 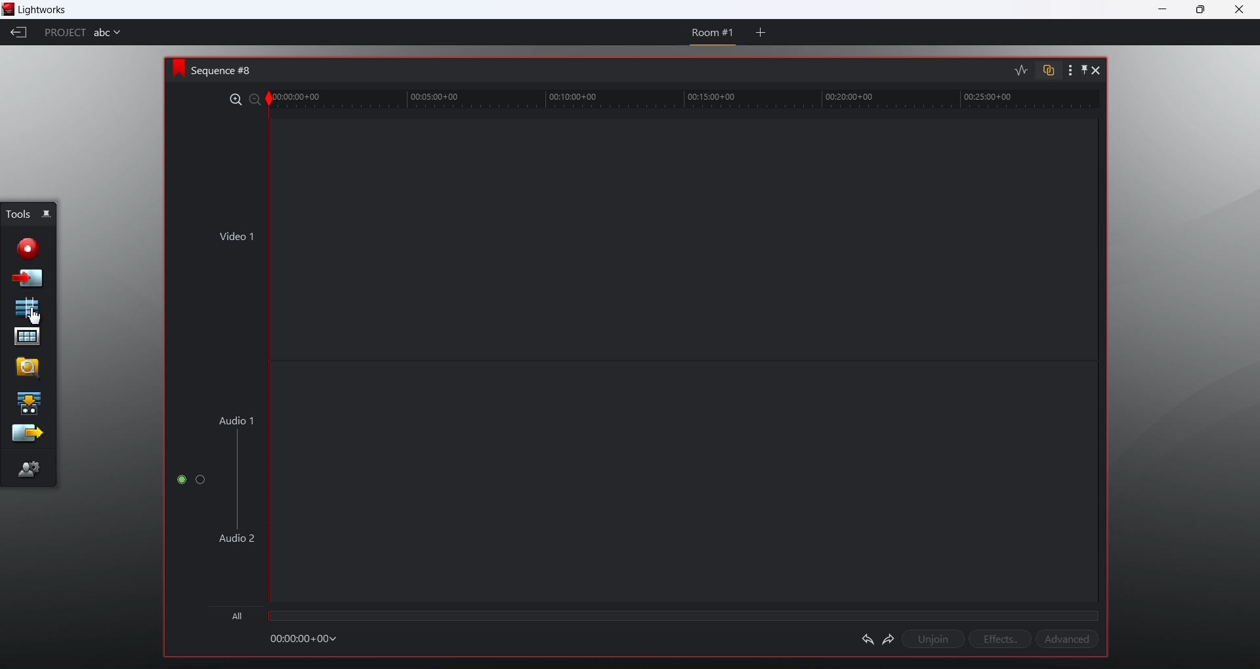 What do you see at coordinates (236, 615) in the screenshot?
I see `all` at bounding box center [236, 615].